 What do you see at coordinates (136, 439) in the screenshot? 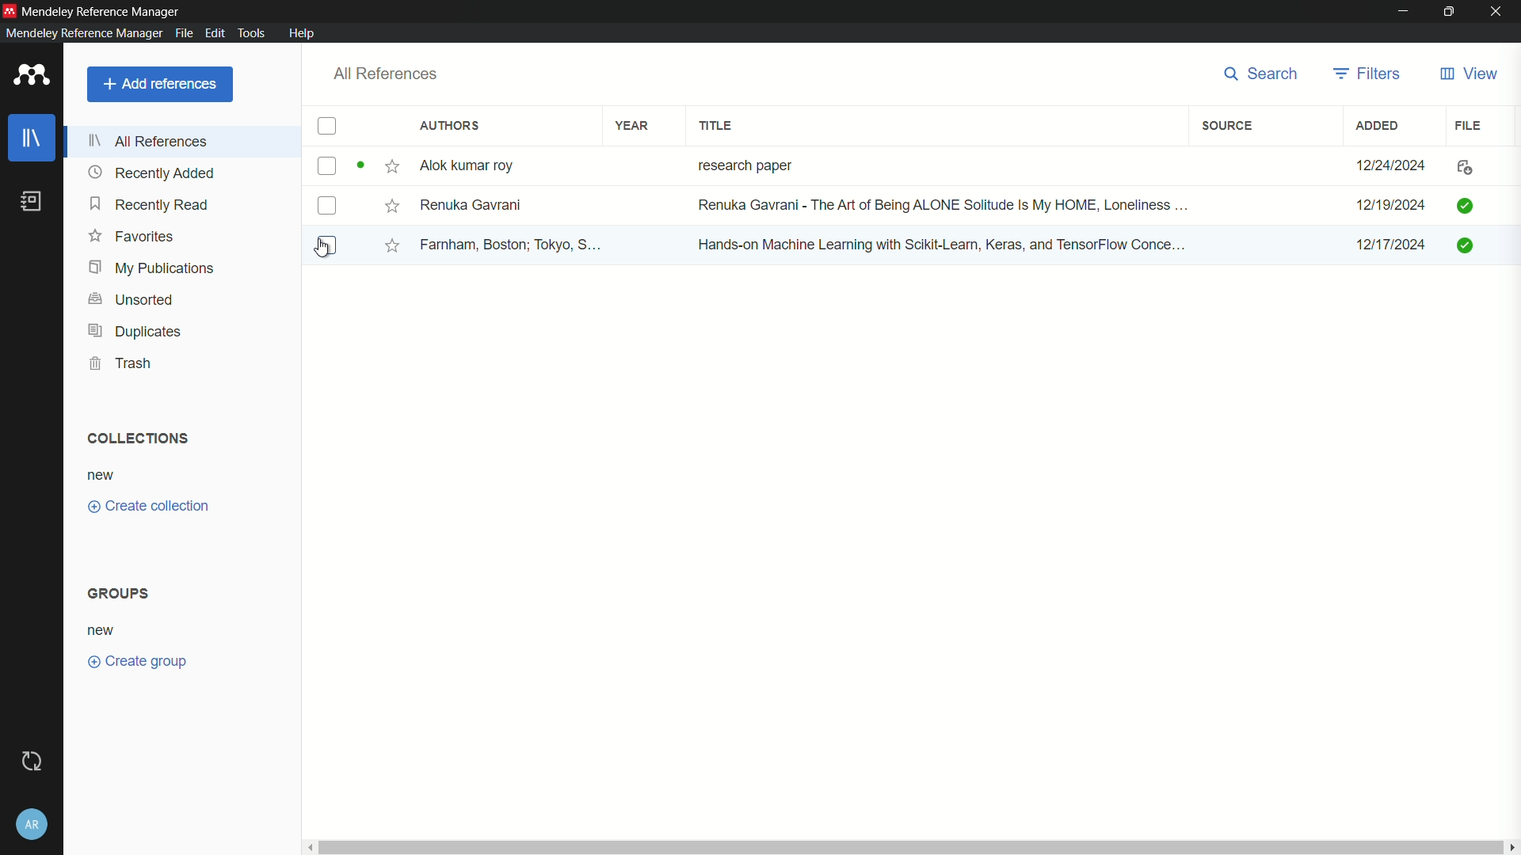
I see `collections` at bounding box center [136, 439].